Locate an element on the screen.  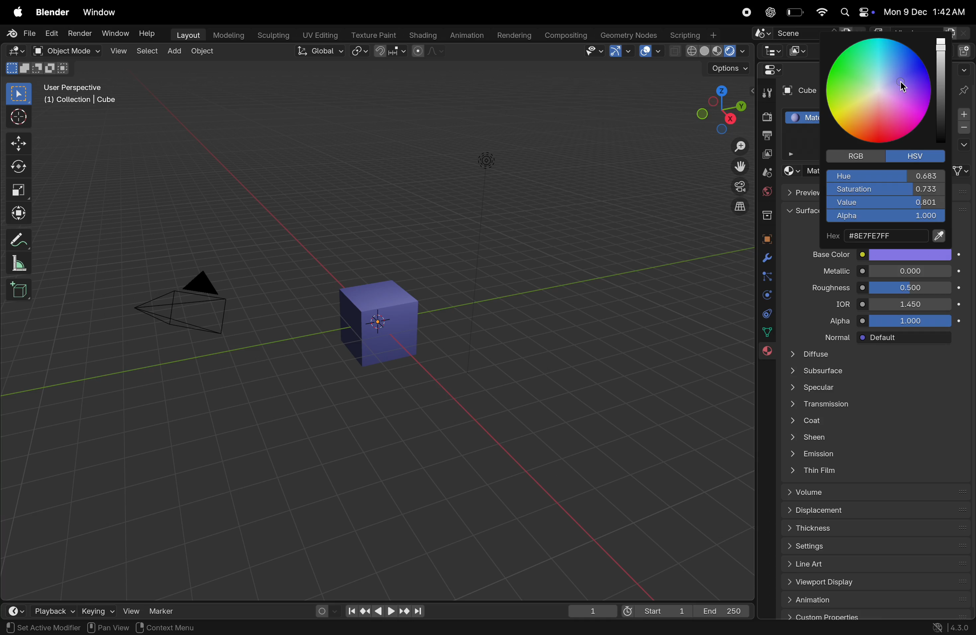
select is located at coordinates (147, 53).